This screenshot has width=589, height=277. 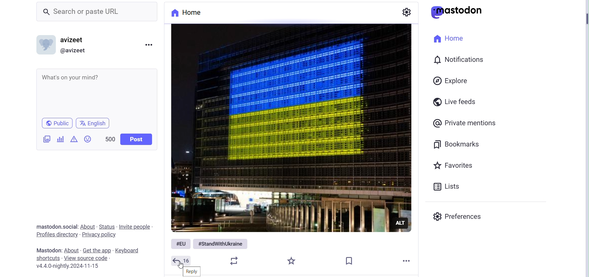 What do you see at coordinates (67, 266) in the screenshot?
I see `Version` at bounding box center [67, 266].